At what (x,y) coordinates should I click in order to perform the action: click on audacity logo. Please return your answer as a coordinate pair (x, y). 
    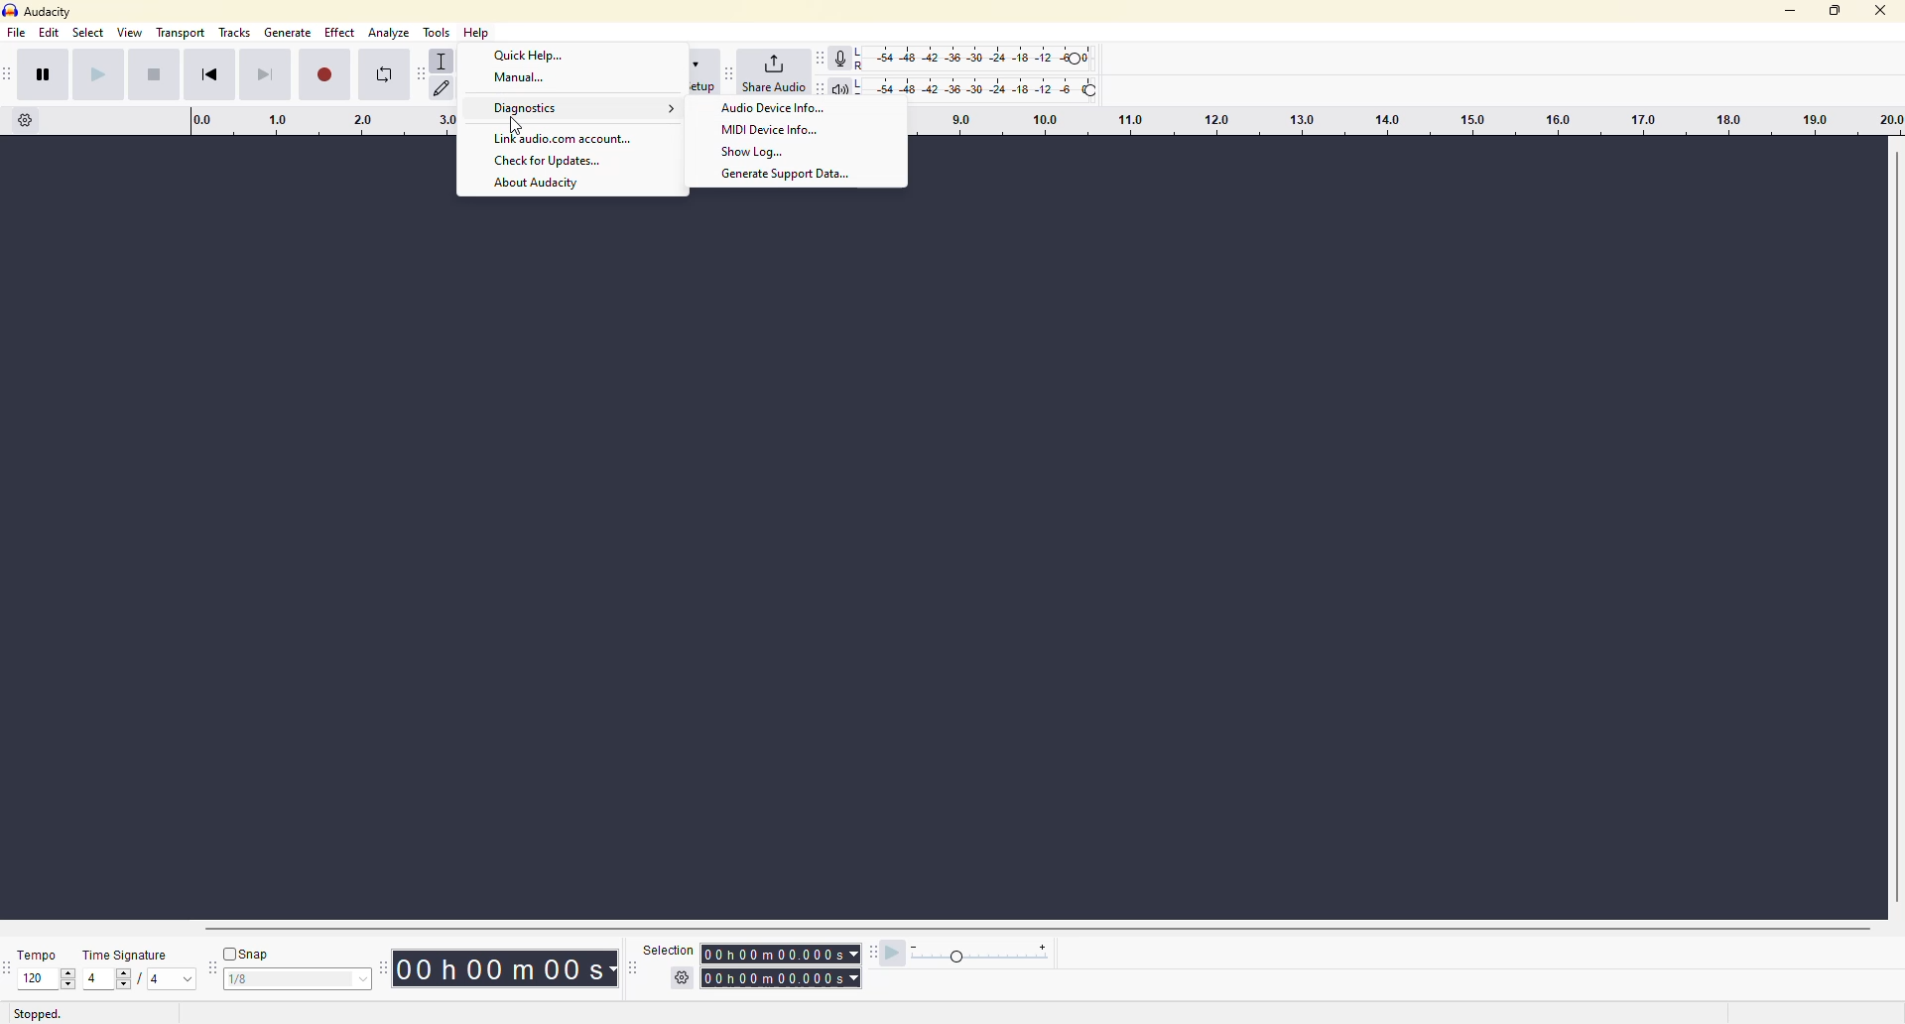
    Looking at the image, I should click on (12, 12).